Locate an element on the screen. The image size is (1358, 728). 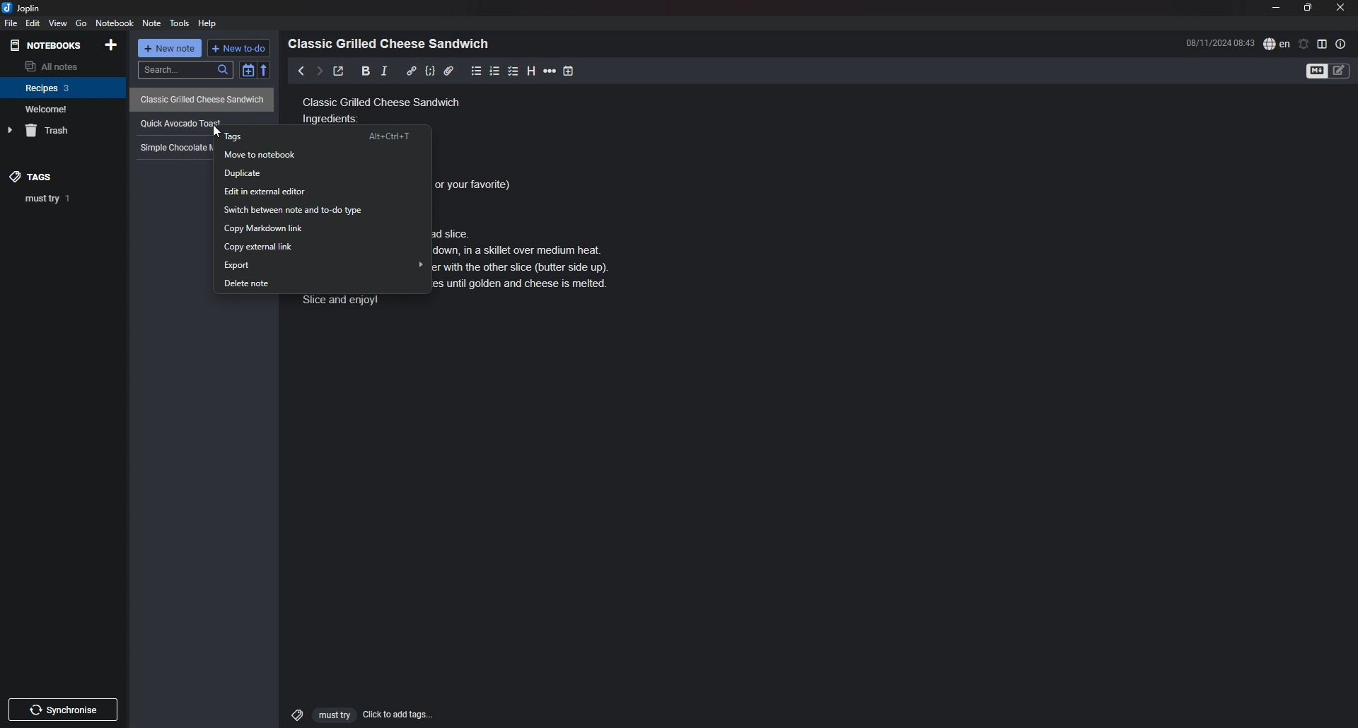
copy external link is located at coordinates (323, 247).